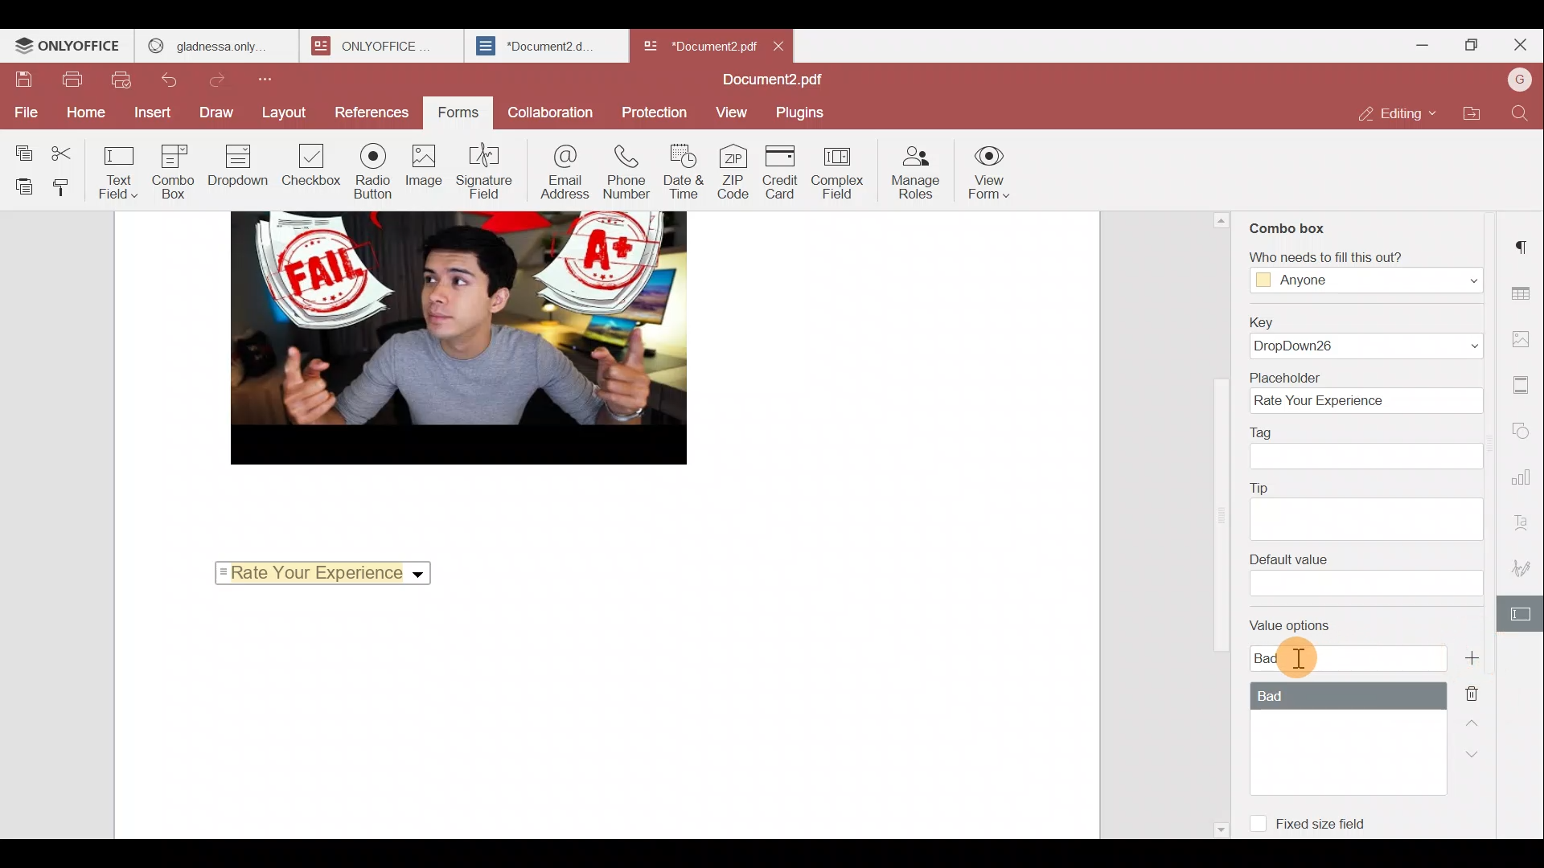 Image resolution: width=1544 pixels, height=868 pixels. I want to click on Default value, so click(1365, 575).